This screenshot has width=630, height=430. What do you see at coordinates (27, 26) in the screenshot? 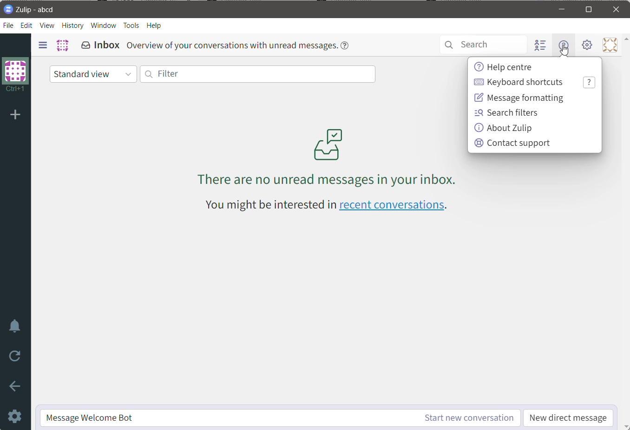
I see `Edit` at bounding box center [27, 26].